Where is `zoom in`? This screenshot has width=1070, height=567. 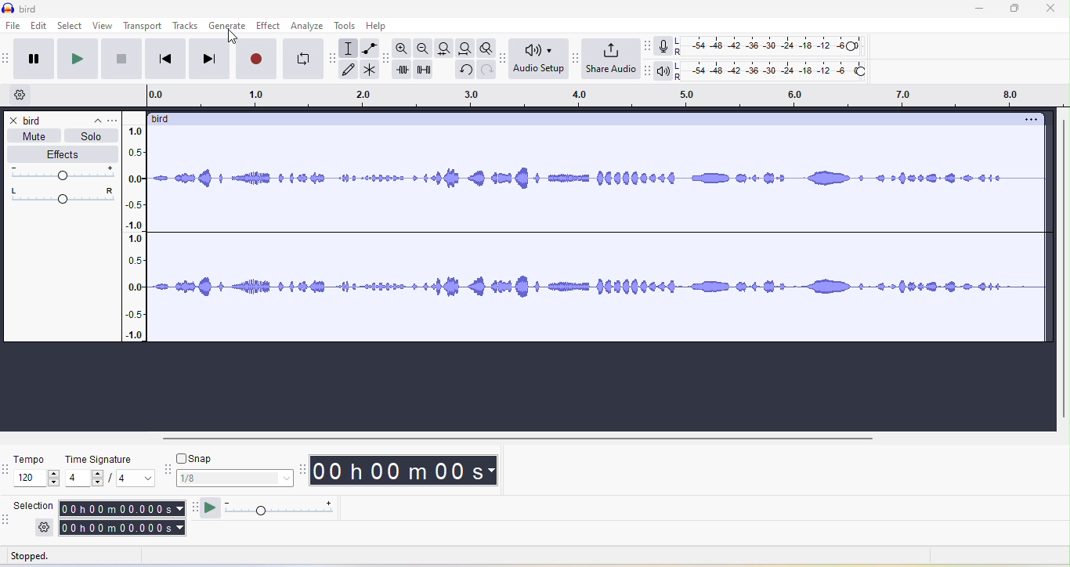
zoom in is located at coordinates (402, 49).